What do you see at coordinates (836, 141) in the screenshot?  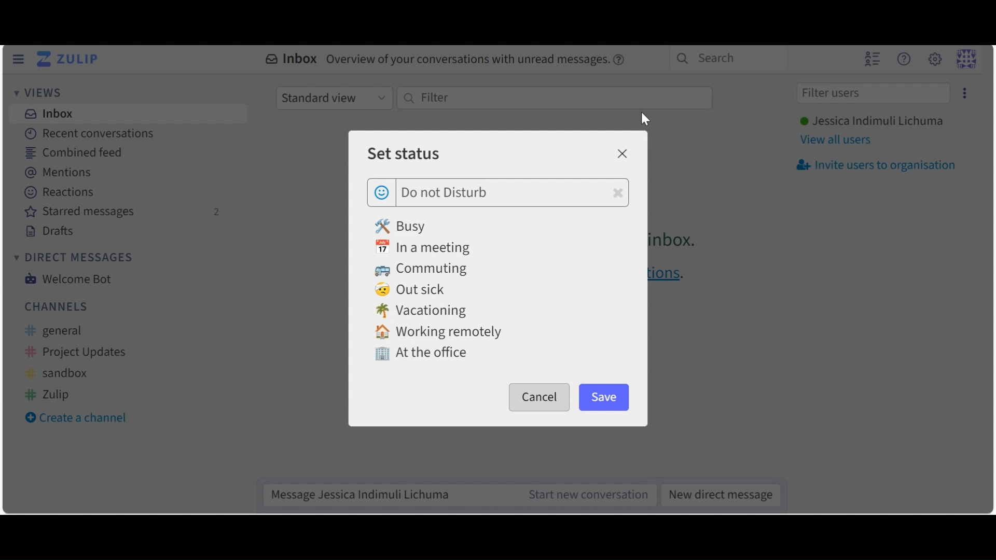 I see `View all users` at bounding box center [836, 141].